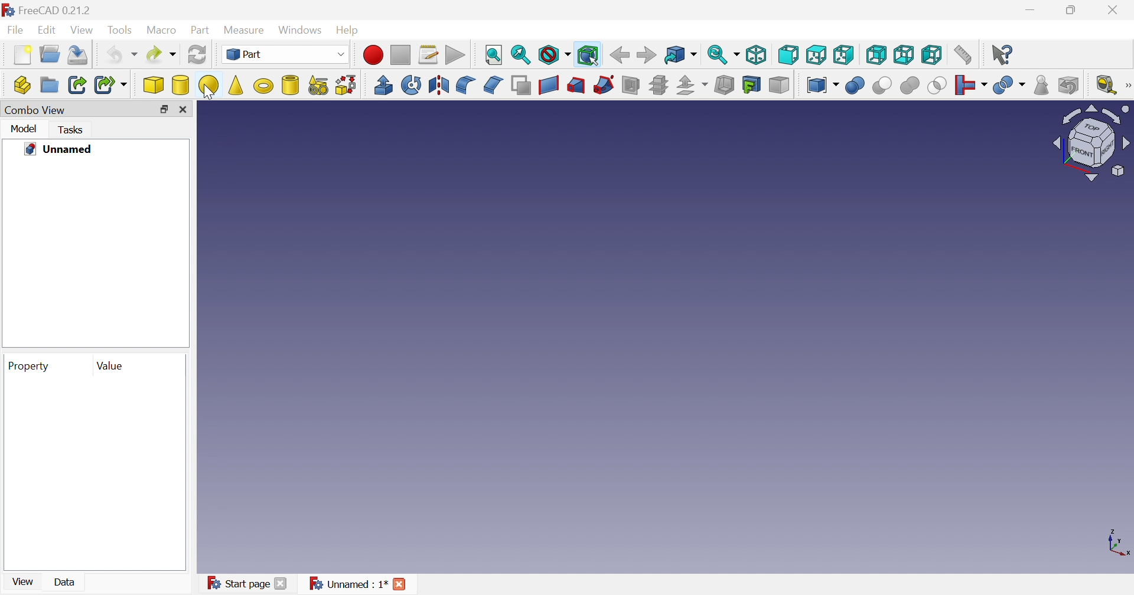 Image resolution: width=1134 pixels, height=595 pixels. I want to click on Sphere, so click(208, 86).